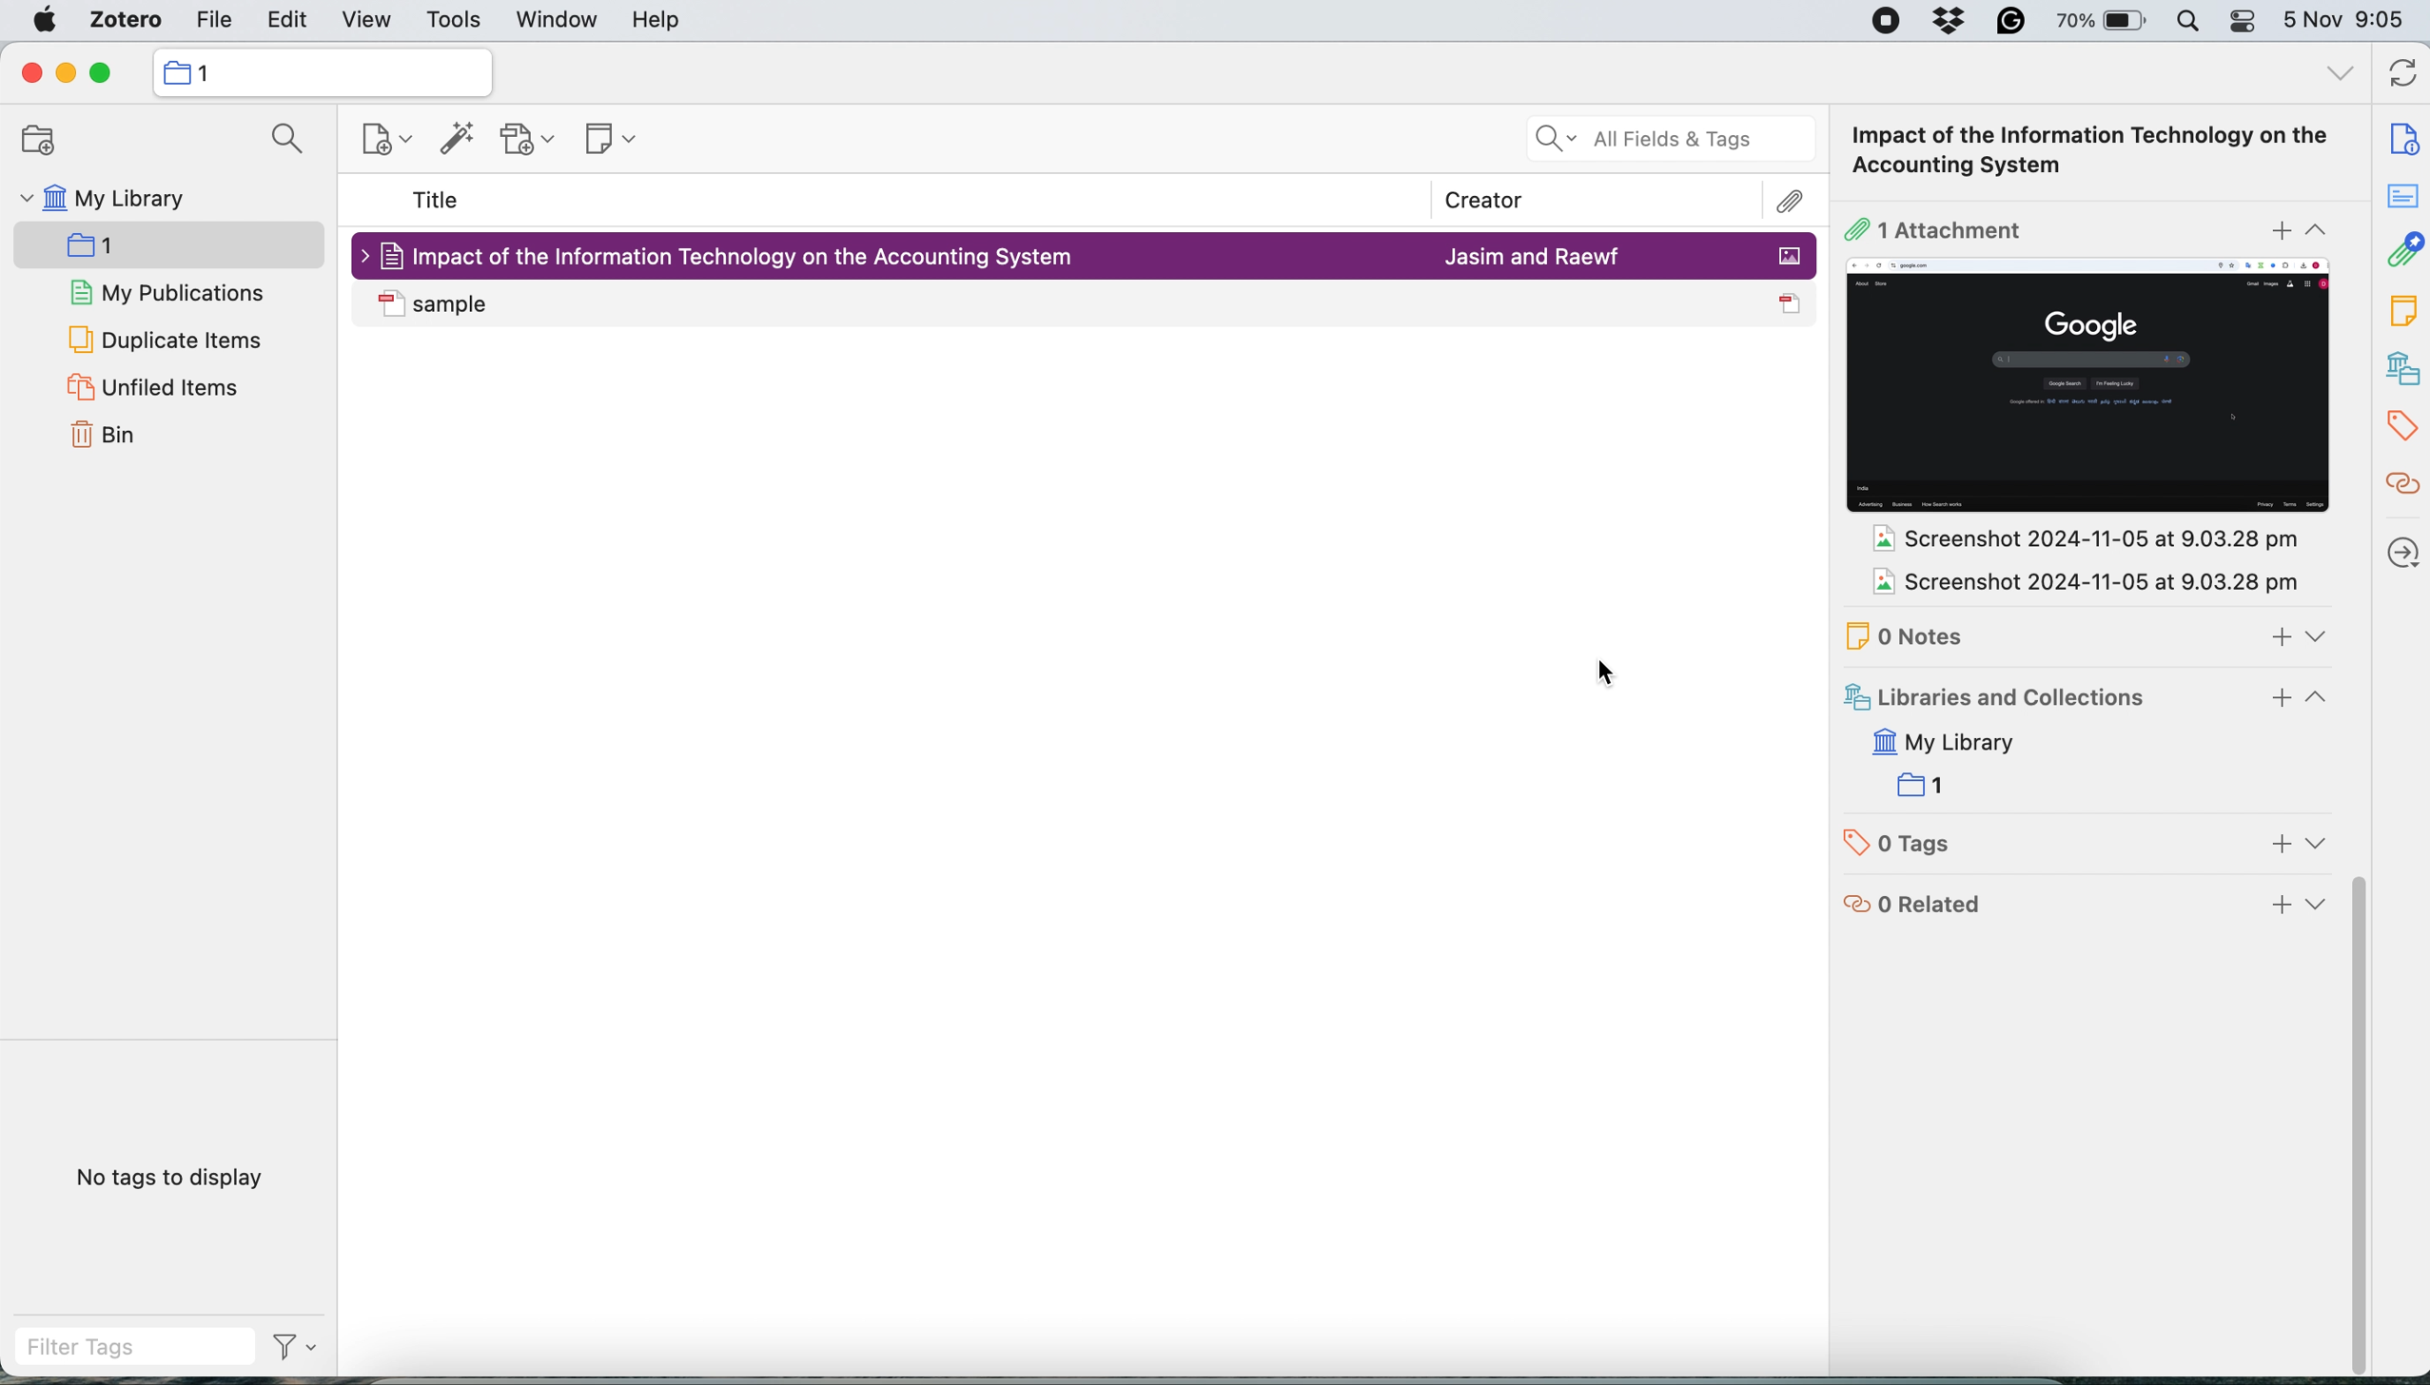  I want to click on locate, so click(2401, 561).